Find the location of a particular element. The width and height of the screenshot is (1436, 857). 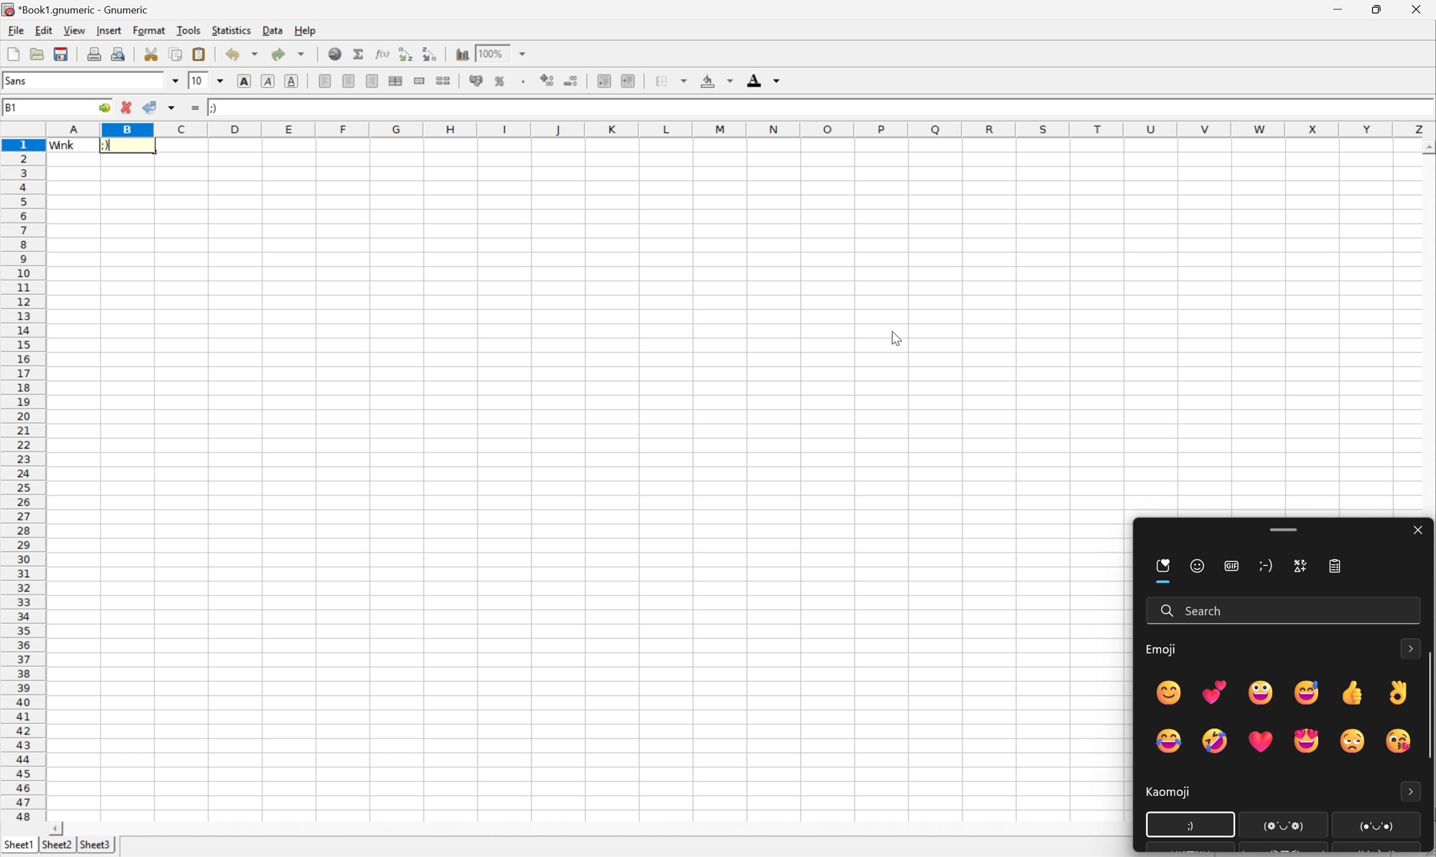

decrease indent is located at coordinates (604, 81).